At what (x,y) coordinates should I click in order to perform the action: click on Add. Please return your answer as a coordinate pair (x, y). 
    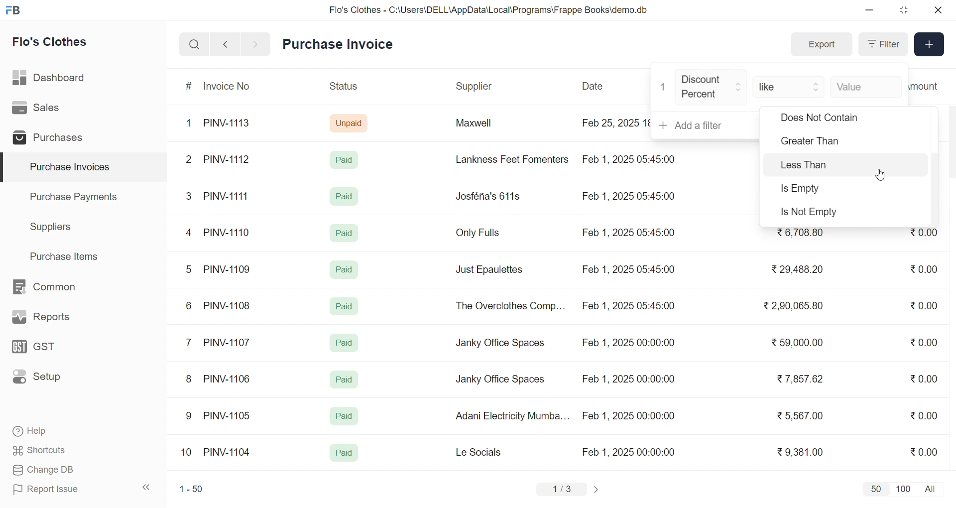
    Looking at the image, I should click on (930, 45).